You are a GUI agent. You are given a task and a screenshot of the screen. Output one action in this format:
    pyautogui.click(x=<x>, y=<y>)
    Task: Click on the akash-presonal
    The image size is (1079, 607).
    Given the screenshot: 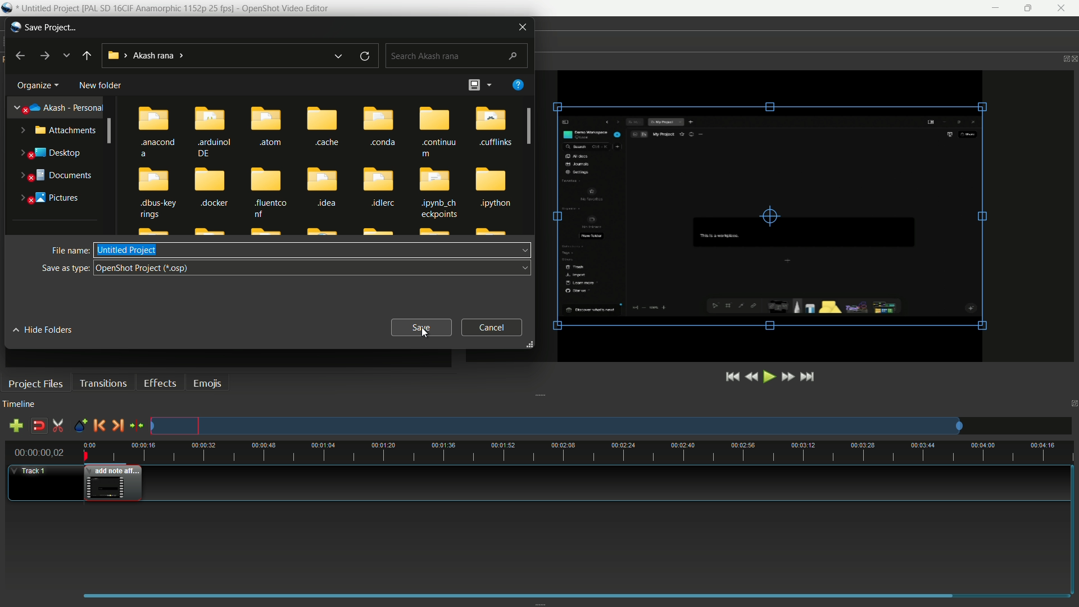 What is the action you would take?
    pyautogui.click(x=58, y=108)
    